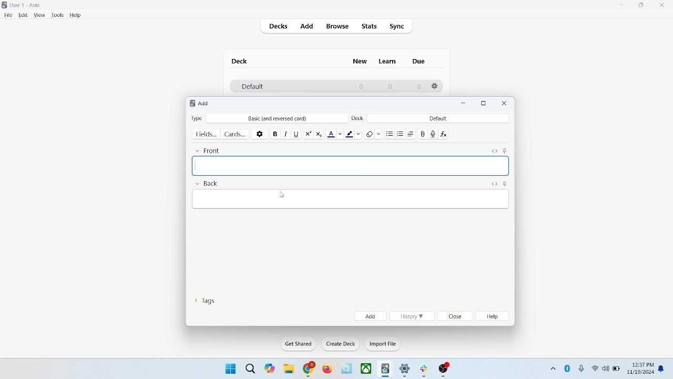 Image resolution: width=673 pixels, height=379 pixels. I want to click on tags, so click(205, 300).